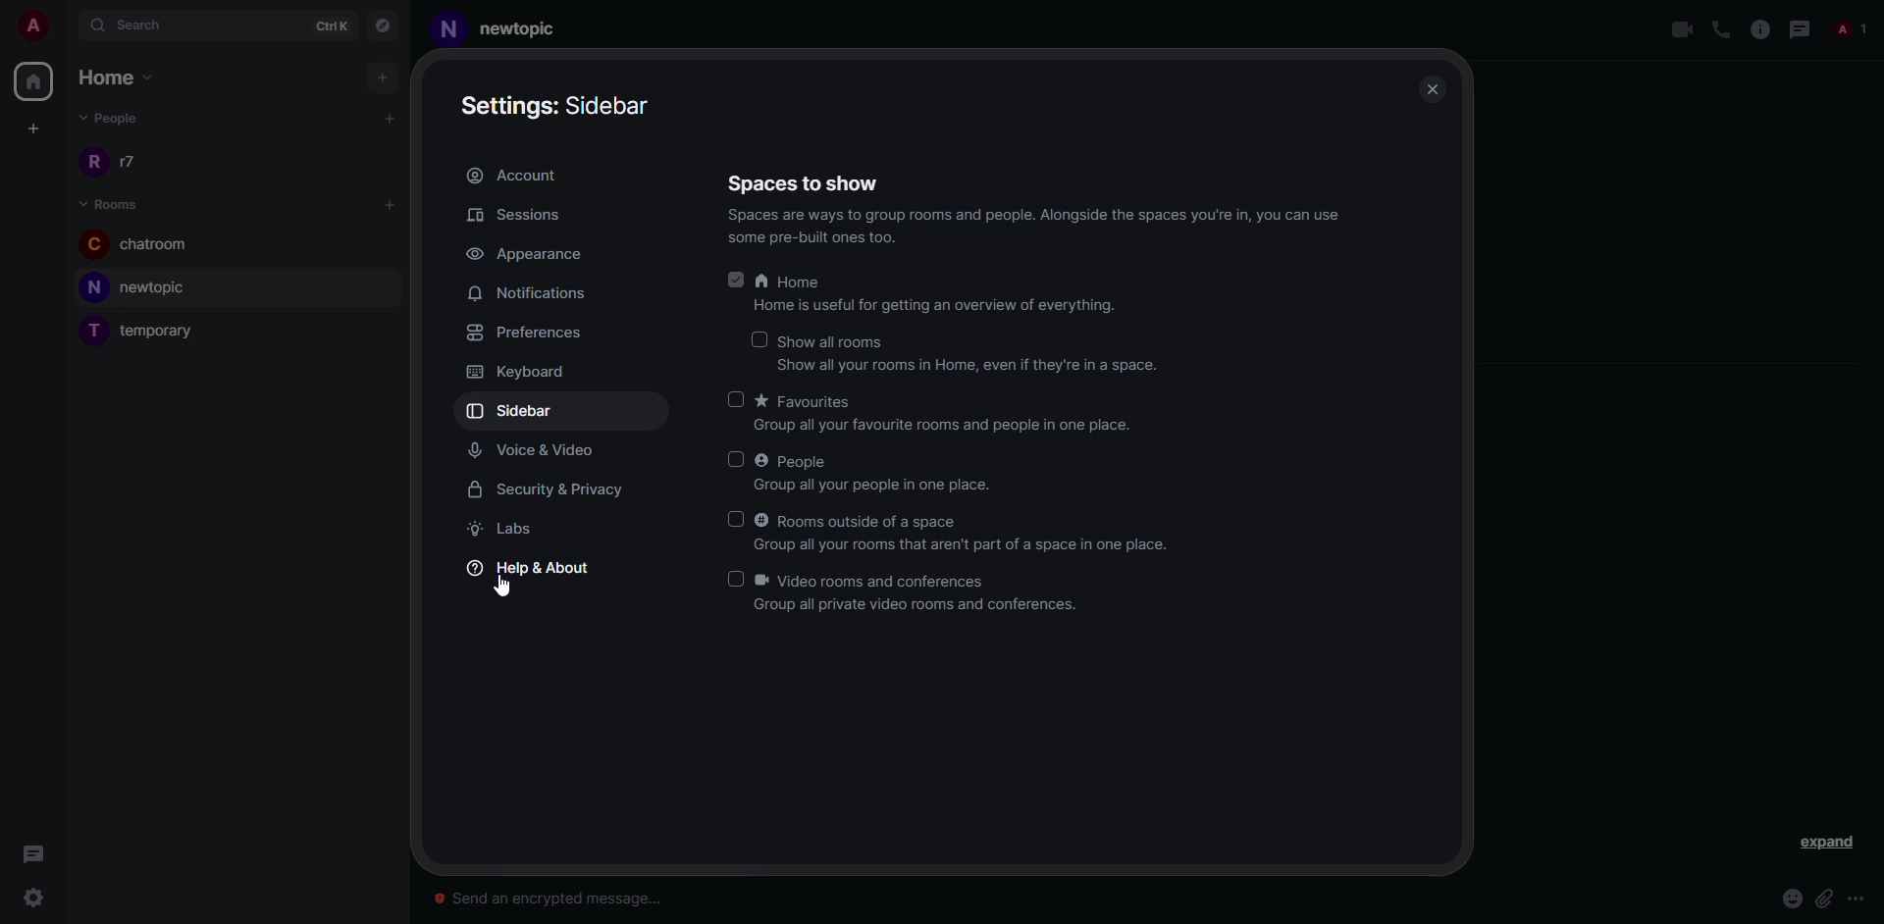  I want to click on room, so click(145, 288).